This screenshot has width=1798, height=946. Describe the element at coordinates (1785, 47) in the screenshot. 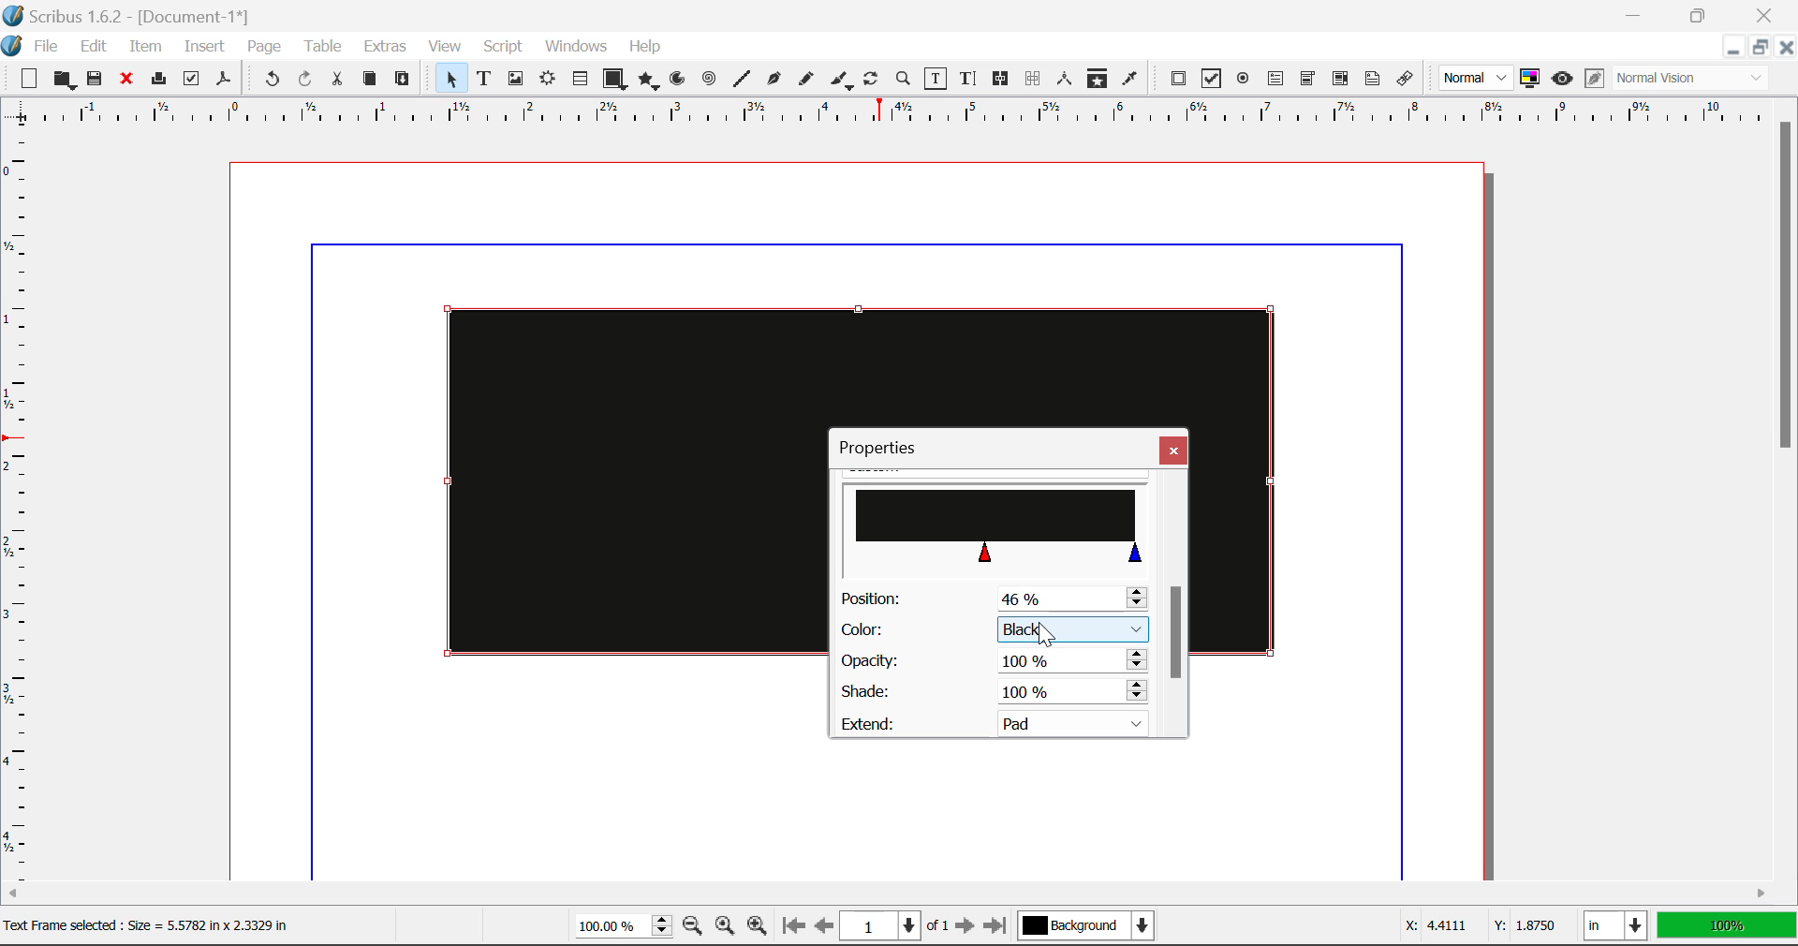

I see `Close` at that location.